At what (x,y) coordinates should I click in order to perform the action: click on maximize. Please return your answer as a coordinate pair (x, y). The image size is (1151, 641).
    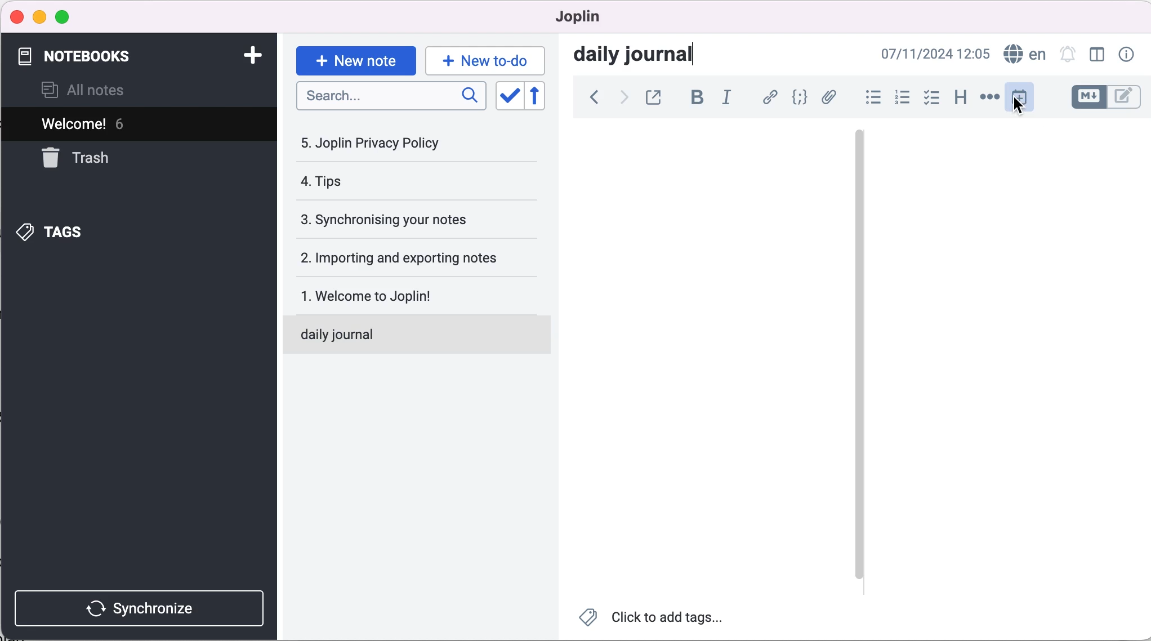
    Looking at the image, I should click on (65, 16).